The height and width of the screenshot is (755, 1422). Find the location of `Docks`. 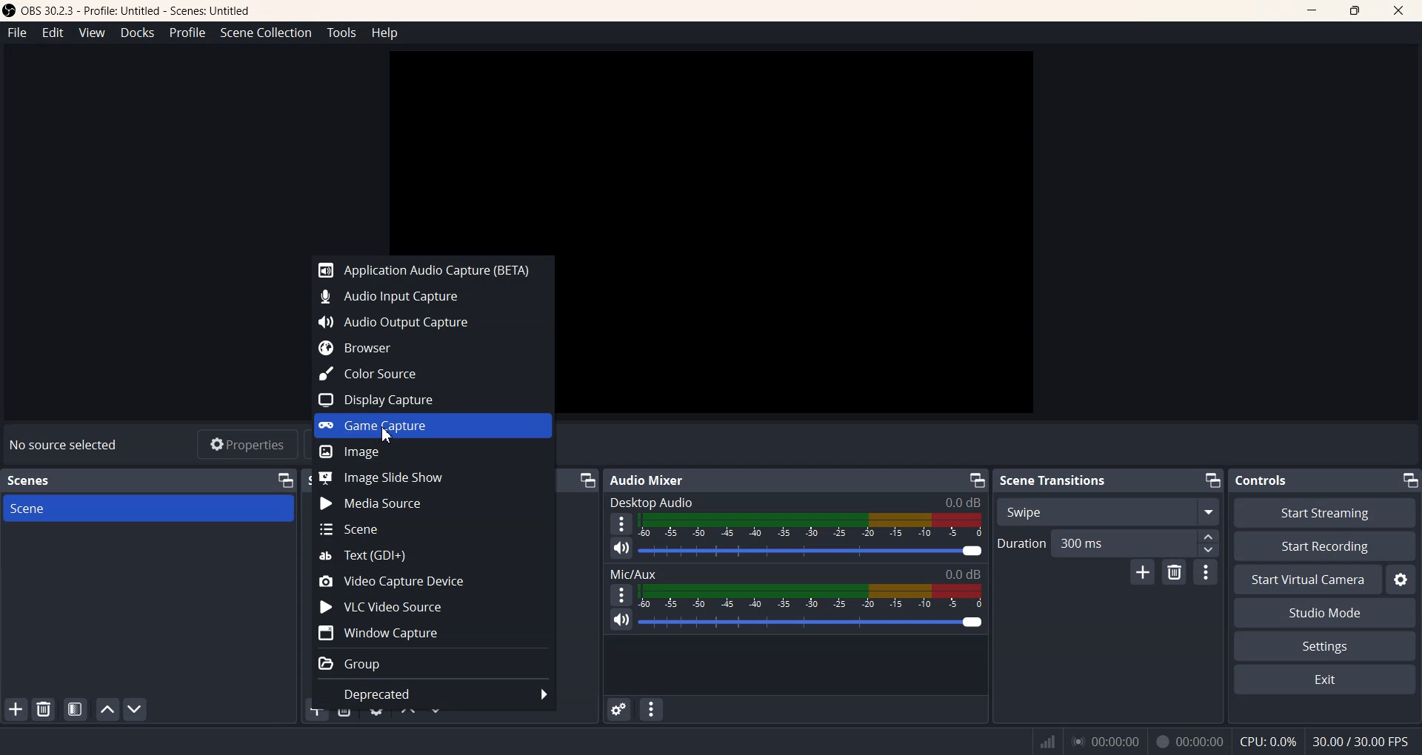

Docks is located at coordinates (136, 33).